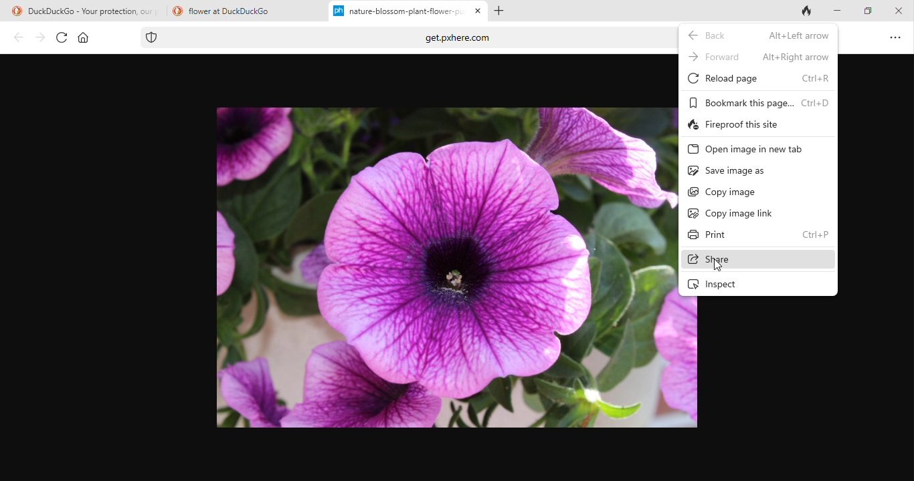 This screenshot has height=481, width=914. Describe the element at coordinates (726, 285) in the screenshot. I see `inspect` at that location.